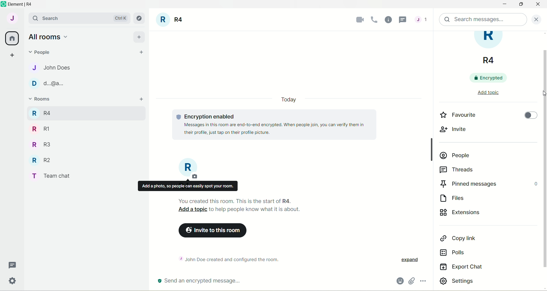 The image size is (547, 291). What do you see at coordinates (375, 20) in the screenshot?
I see `voice call` at bounding box center [375, 20].